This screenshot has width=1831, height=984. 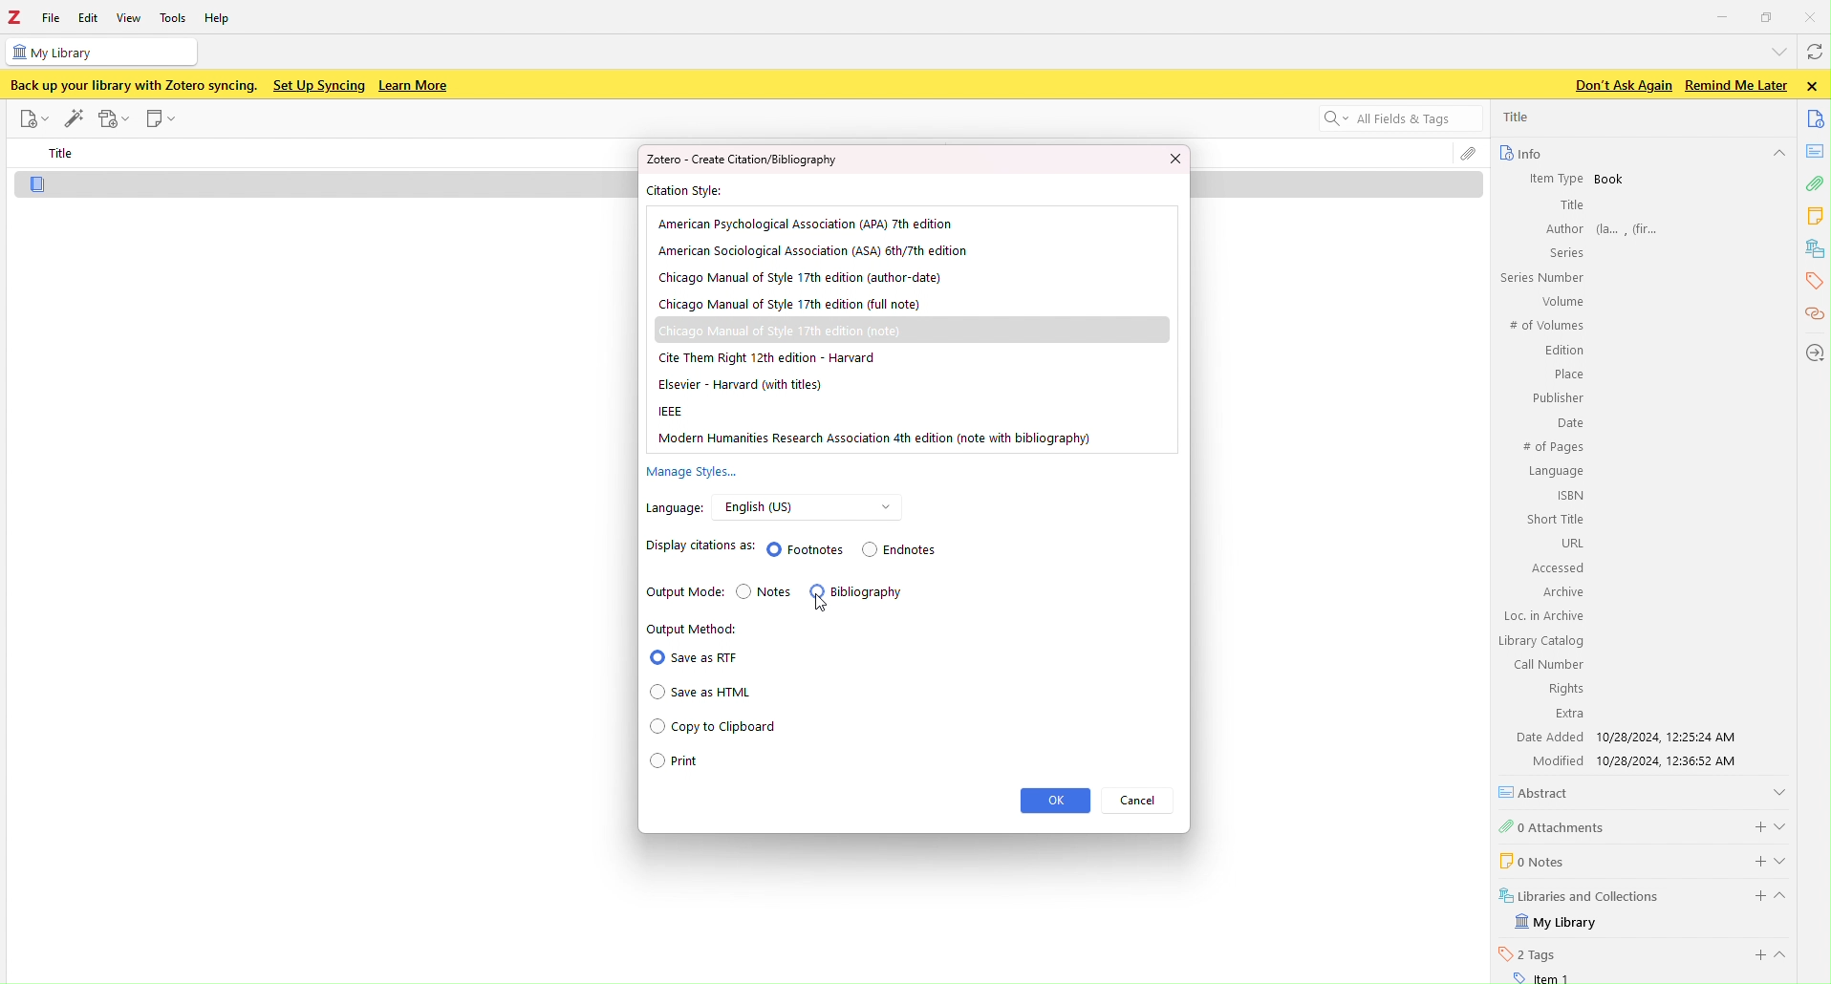 I want to click on cancel, so click(x=1139, y=803).